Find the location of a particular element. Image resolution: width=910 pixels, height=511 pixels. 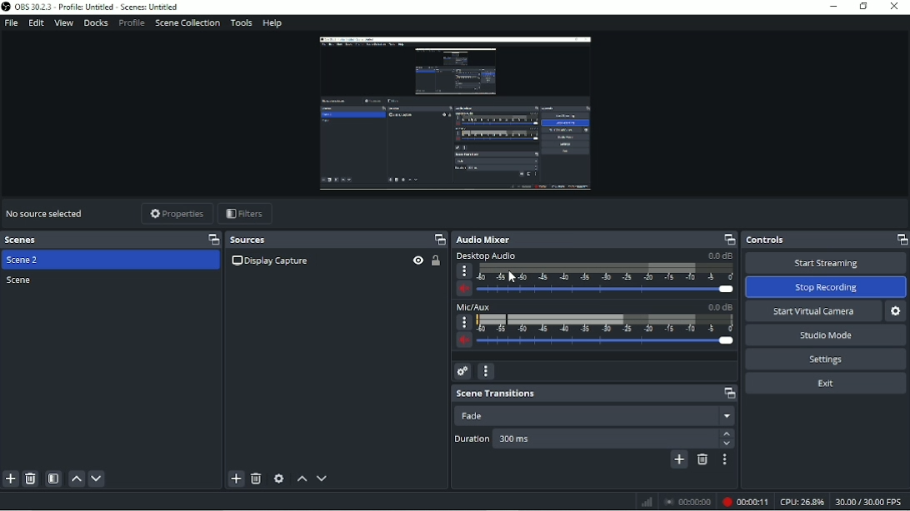

View is located at coordinates (64, 23).